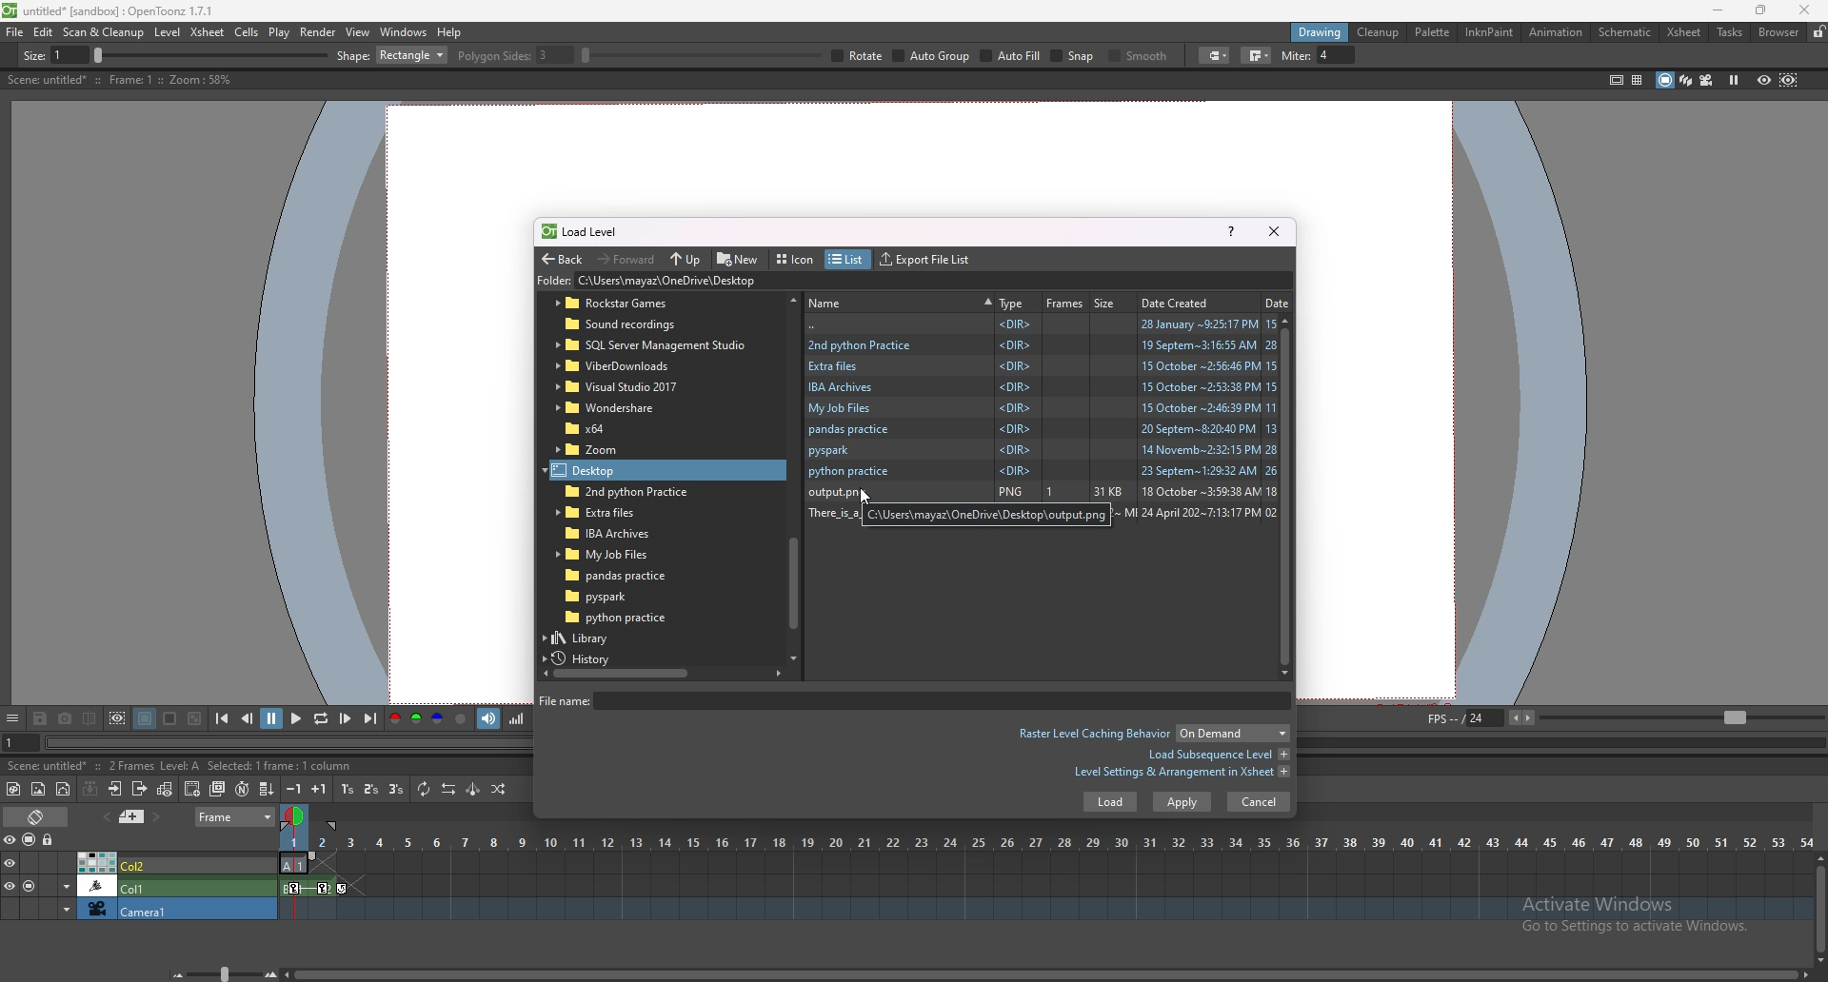  I want to click on new raster level, so click(38, 790).